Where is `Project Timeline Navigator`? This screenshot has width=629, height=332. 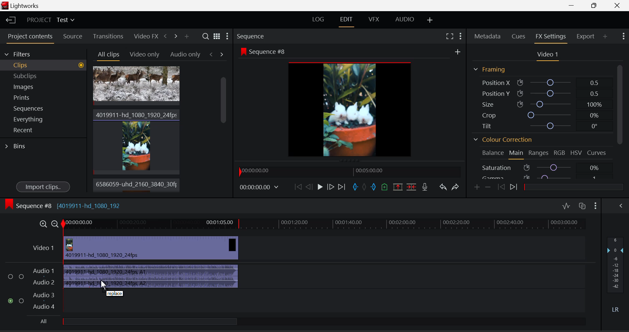
Project Timeline Navigator is located at coordinates (350, 170).